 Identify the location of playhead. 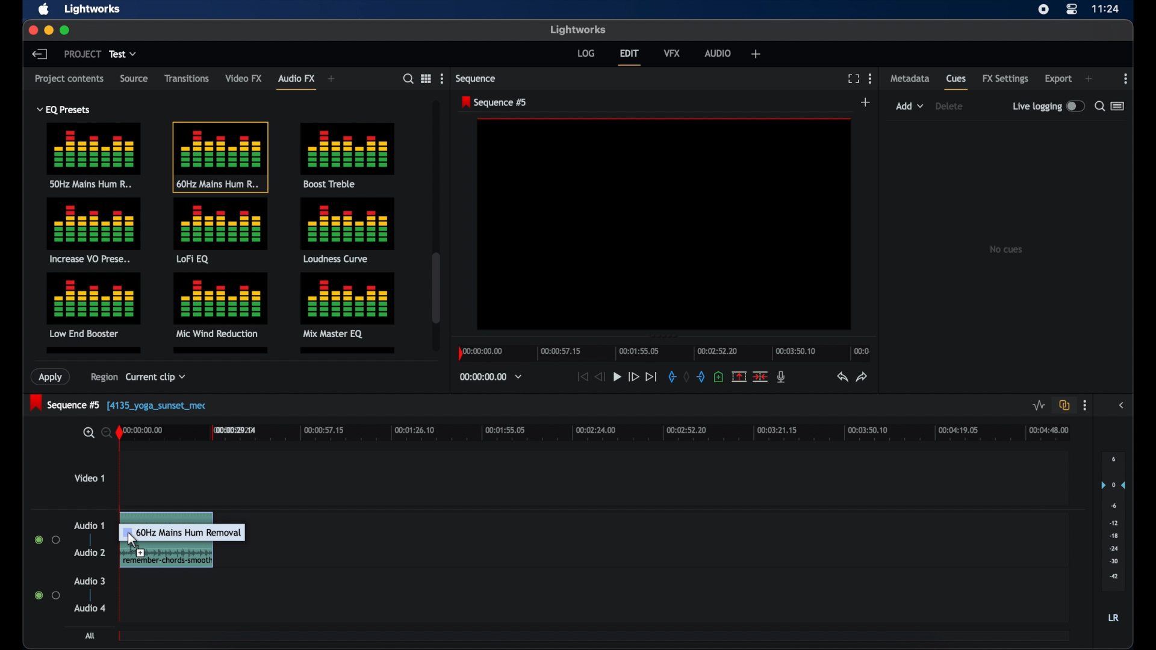
(119, 432).